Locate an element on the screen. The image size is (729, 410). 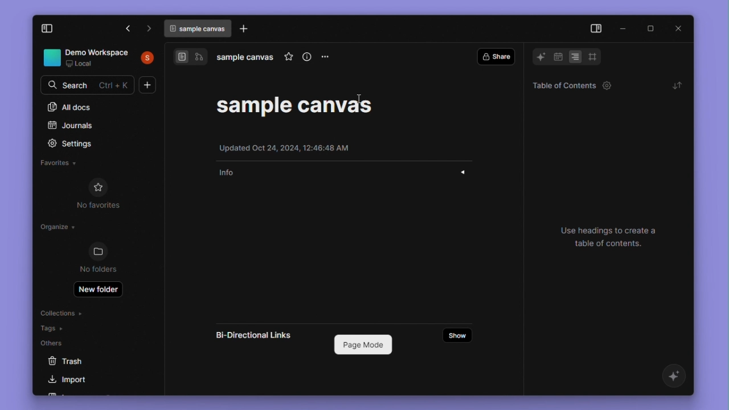
Collections is located at coordinates (61, 312).